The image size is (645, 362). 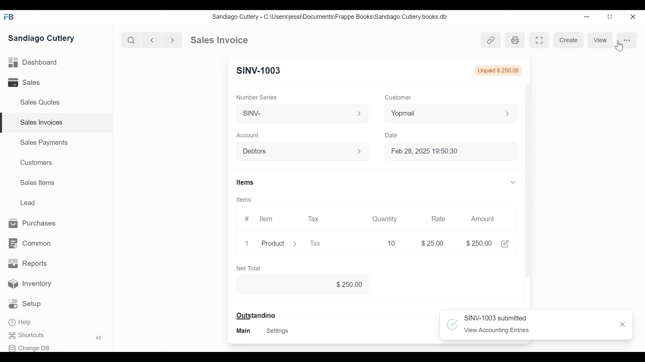 I want to click on Rate, so click(x=438, y=219).